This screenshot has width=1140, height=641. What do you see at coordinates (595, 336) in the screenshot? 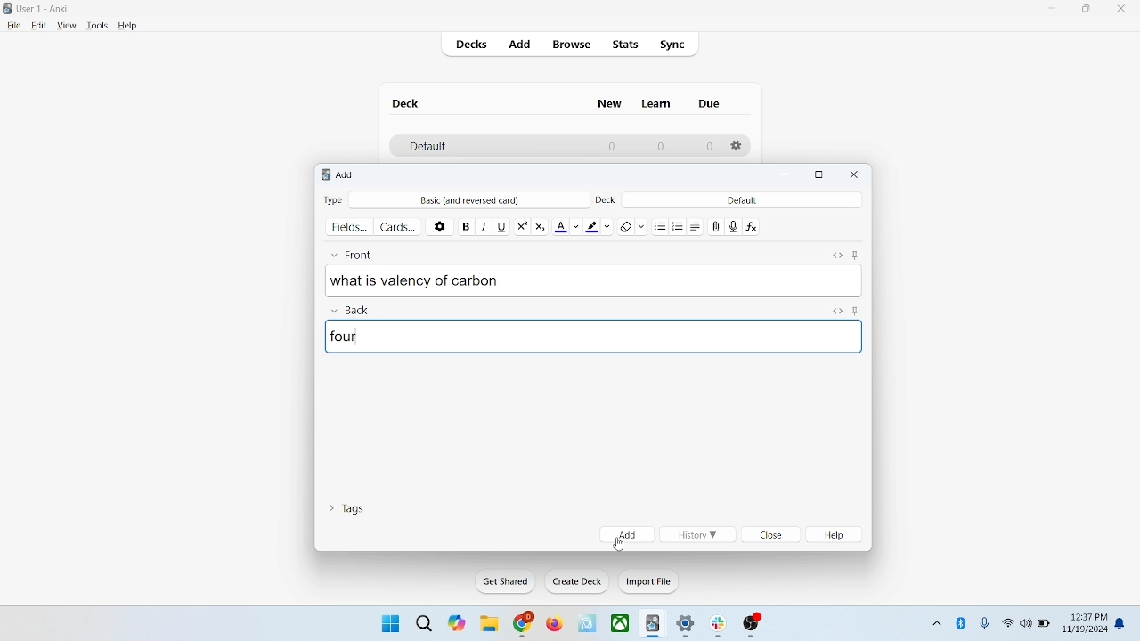
I see `four` at bounding box center [595, 336].